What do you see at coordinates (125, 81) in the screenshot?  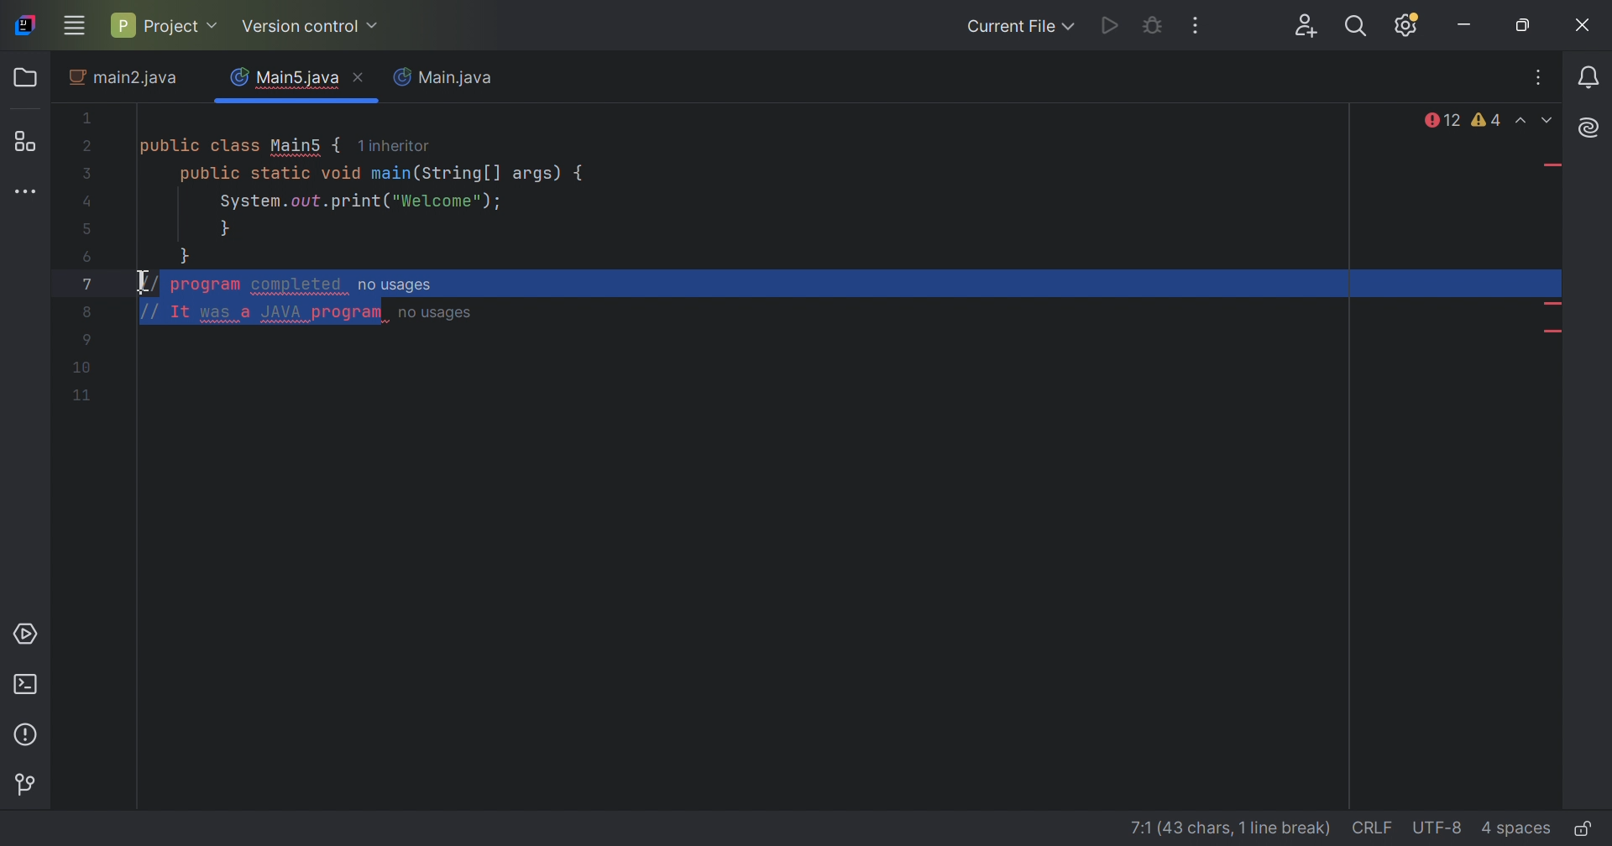 I see `main2.java` at bounding box center [125, 81].